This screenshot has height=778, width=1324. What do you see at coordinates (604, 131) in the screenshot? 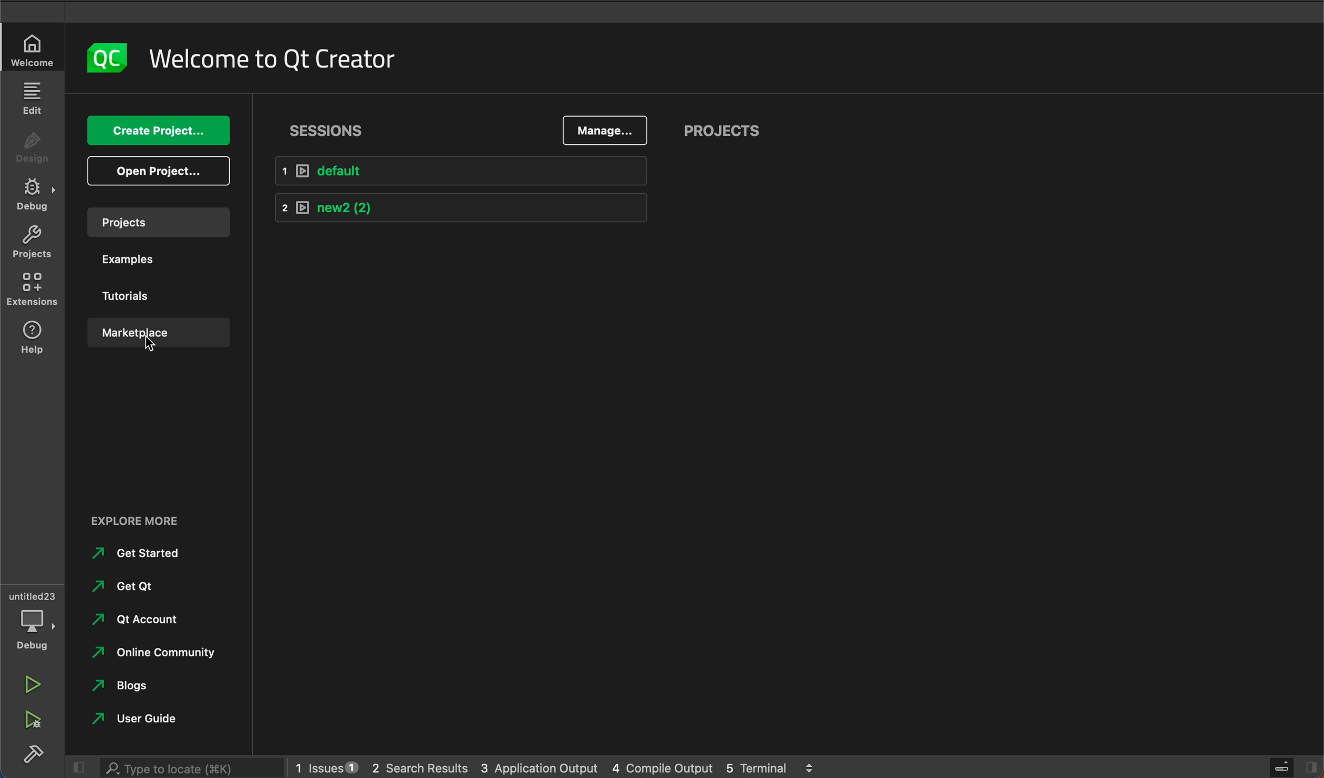
I see `manage` at bounding box center [604, 131].